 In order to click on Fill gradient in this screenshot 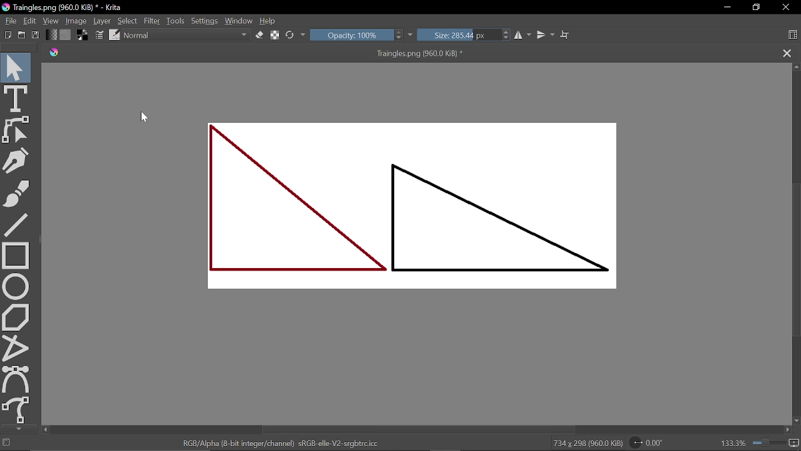, I will do `click(51, 35)`.